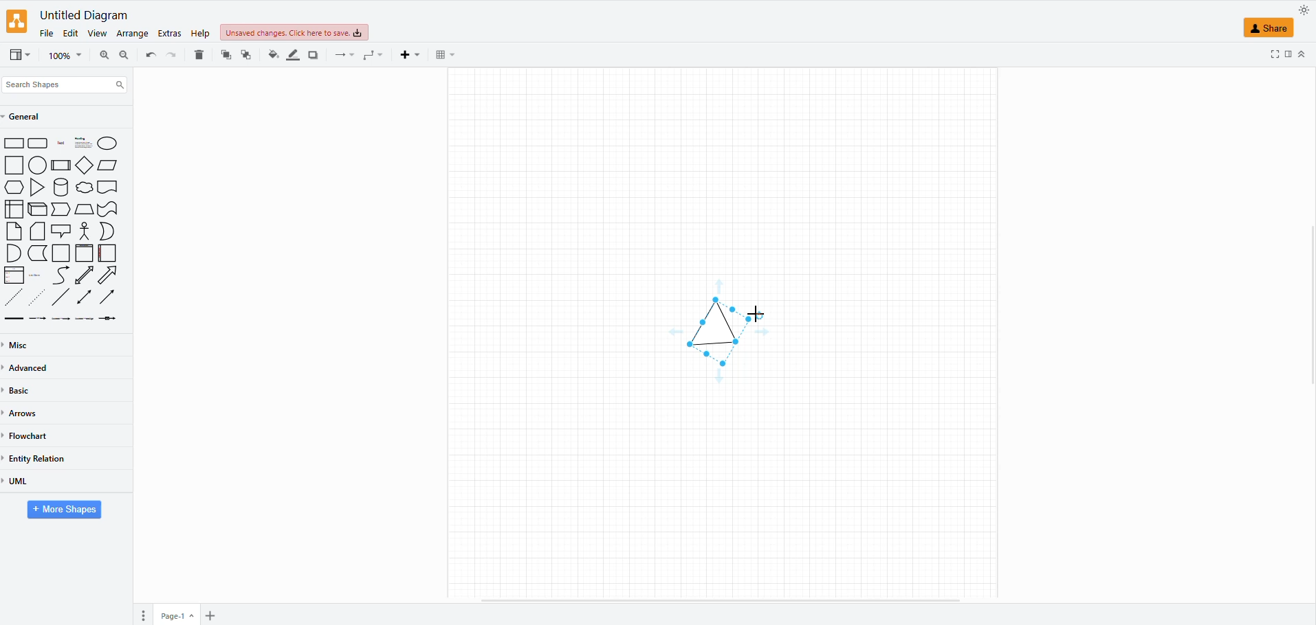  I want to click on uml, so click(21, 481).